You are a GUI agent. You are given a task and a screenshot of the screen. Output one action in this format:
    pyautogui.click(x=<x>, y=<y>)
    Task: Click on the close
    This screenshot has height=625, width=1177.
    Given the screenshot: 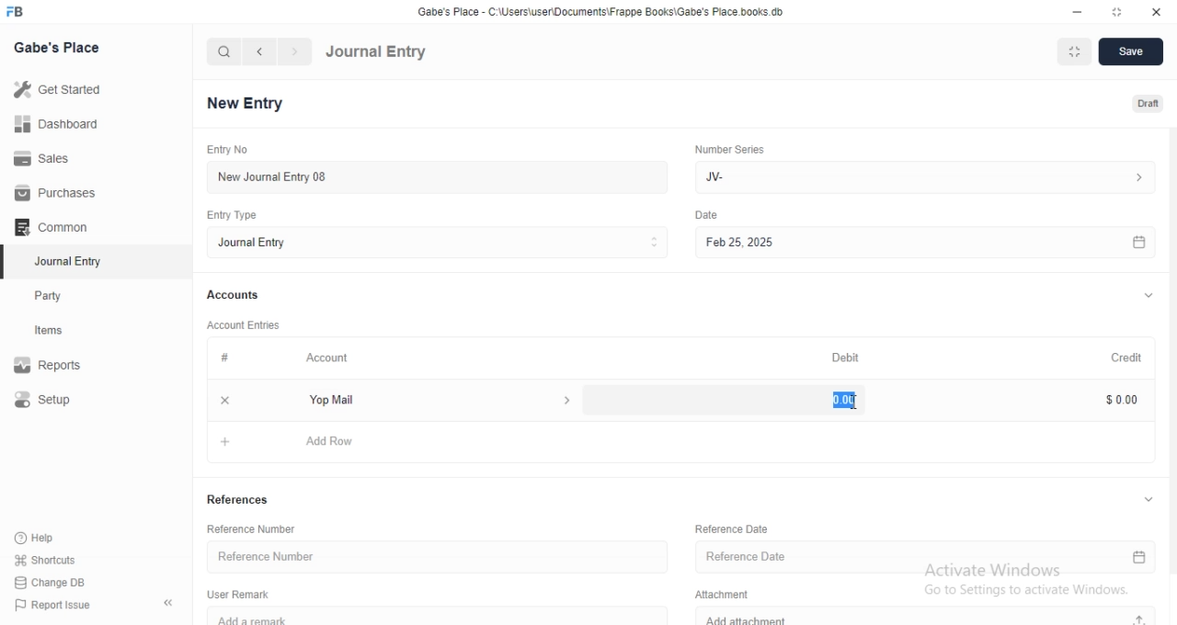 What is the action you would take?
    pyautogui.click(x=225, y=400)
    